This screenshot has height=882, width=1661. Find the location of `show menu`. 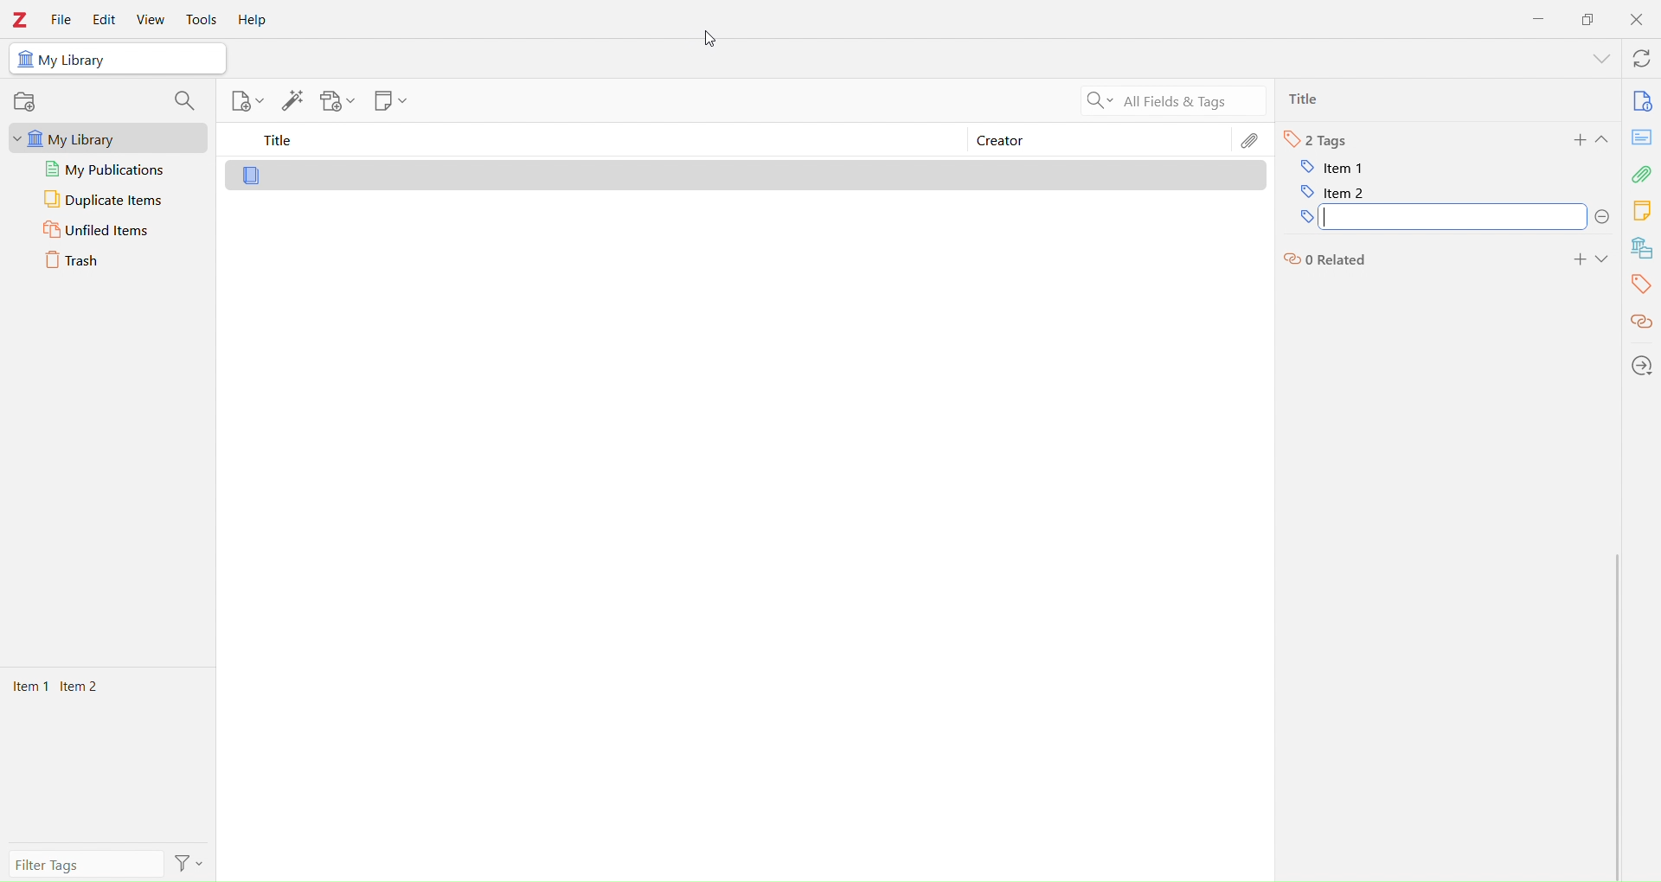

show menu is located at coordinates (1585, 64).